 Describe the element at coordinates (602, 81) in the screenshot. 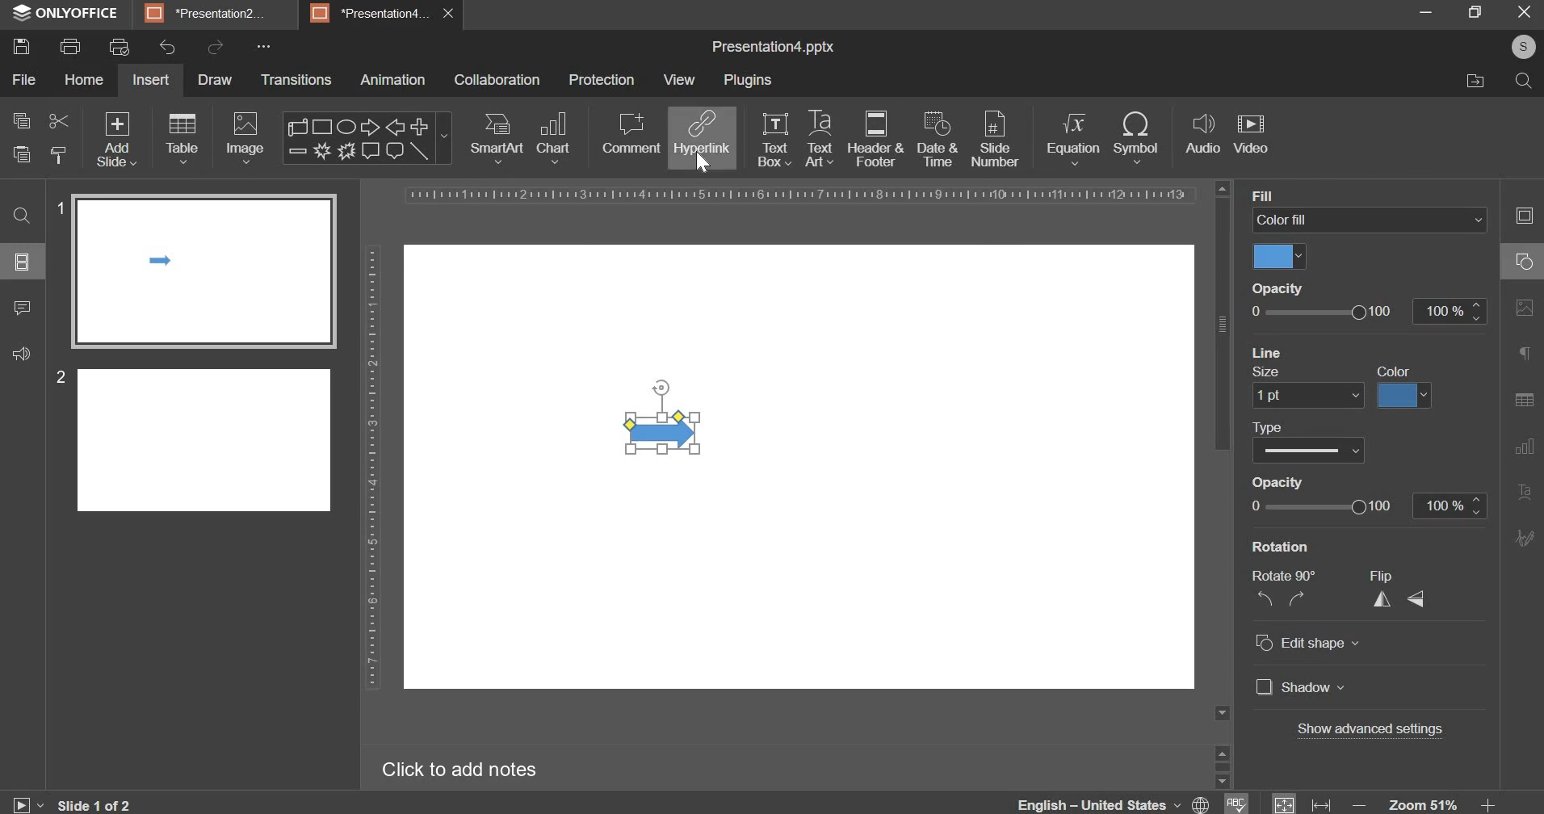

I see `protection` at that location.